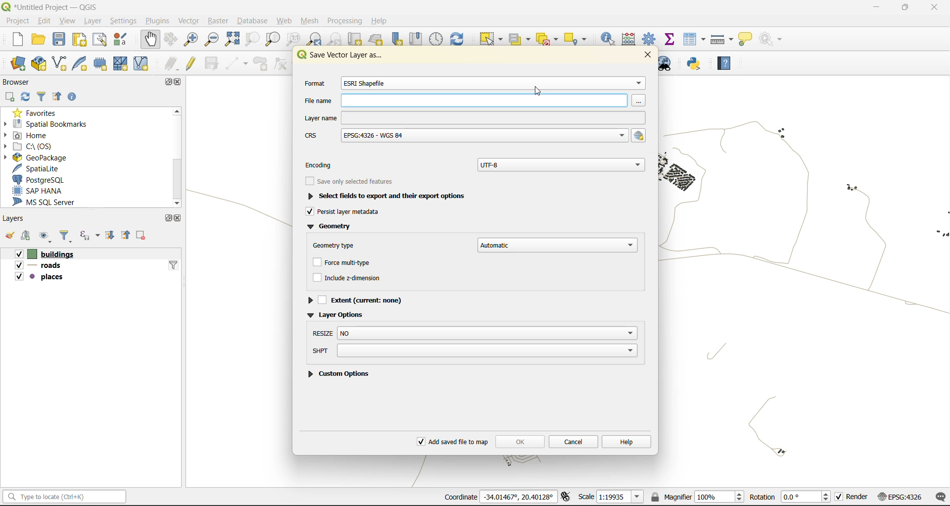  What do you see at coordinates (178, 156) in the screenshot?
I see `|scrollbar` at bounding box center [178, 156].